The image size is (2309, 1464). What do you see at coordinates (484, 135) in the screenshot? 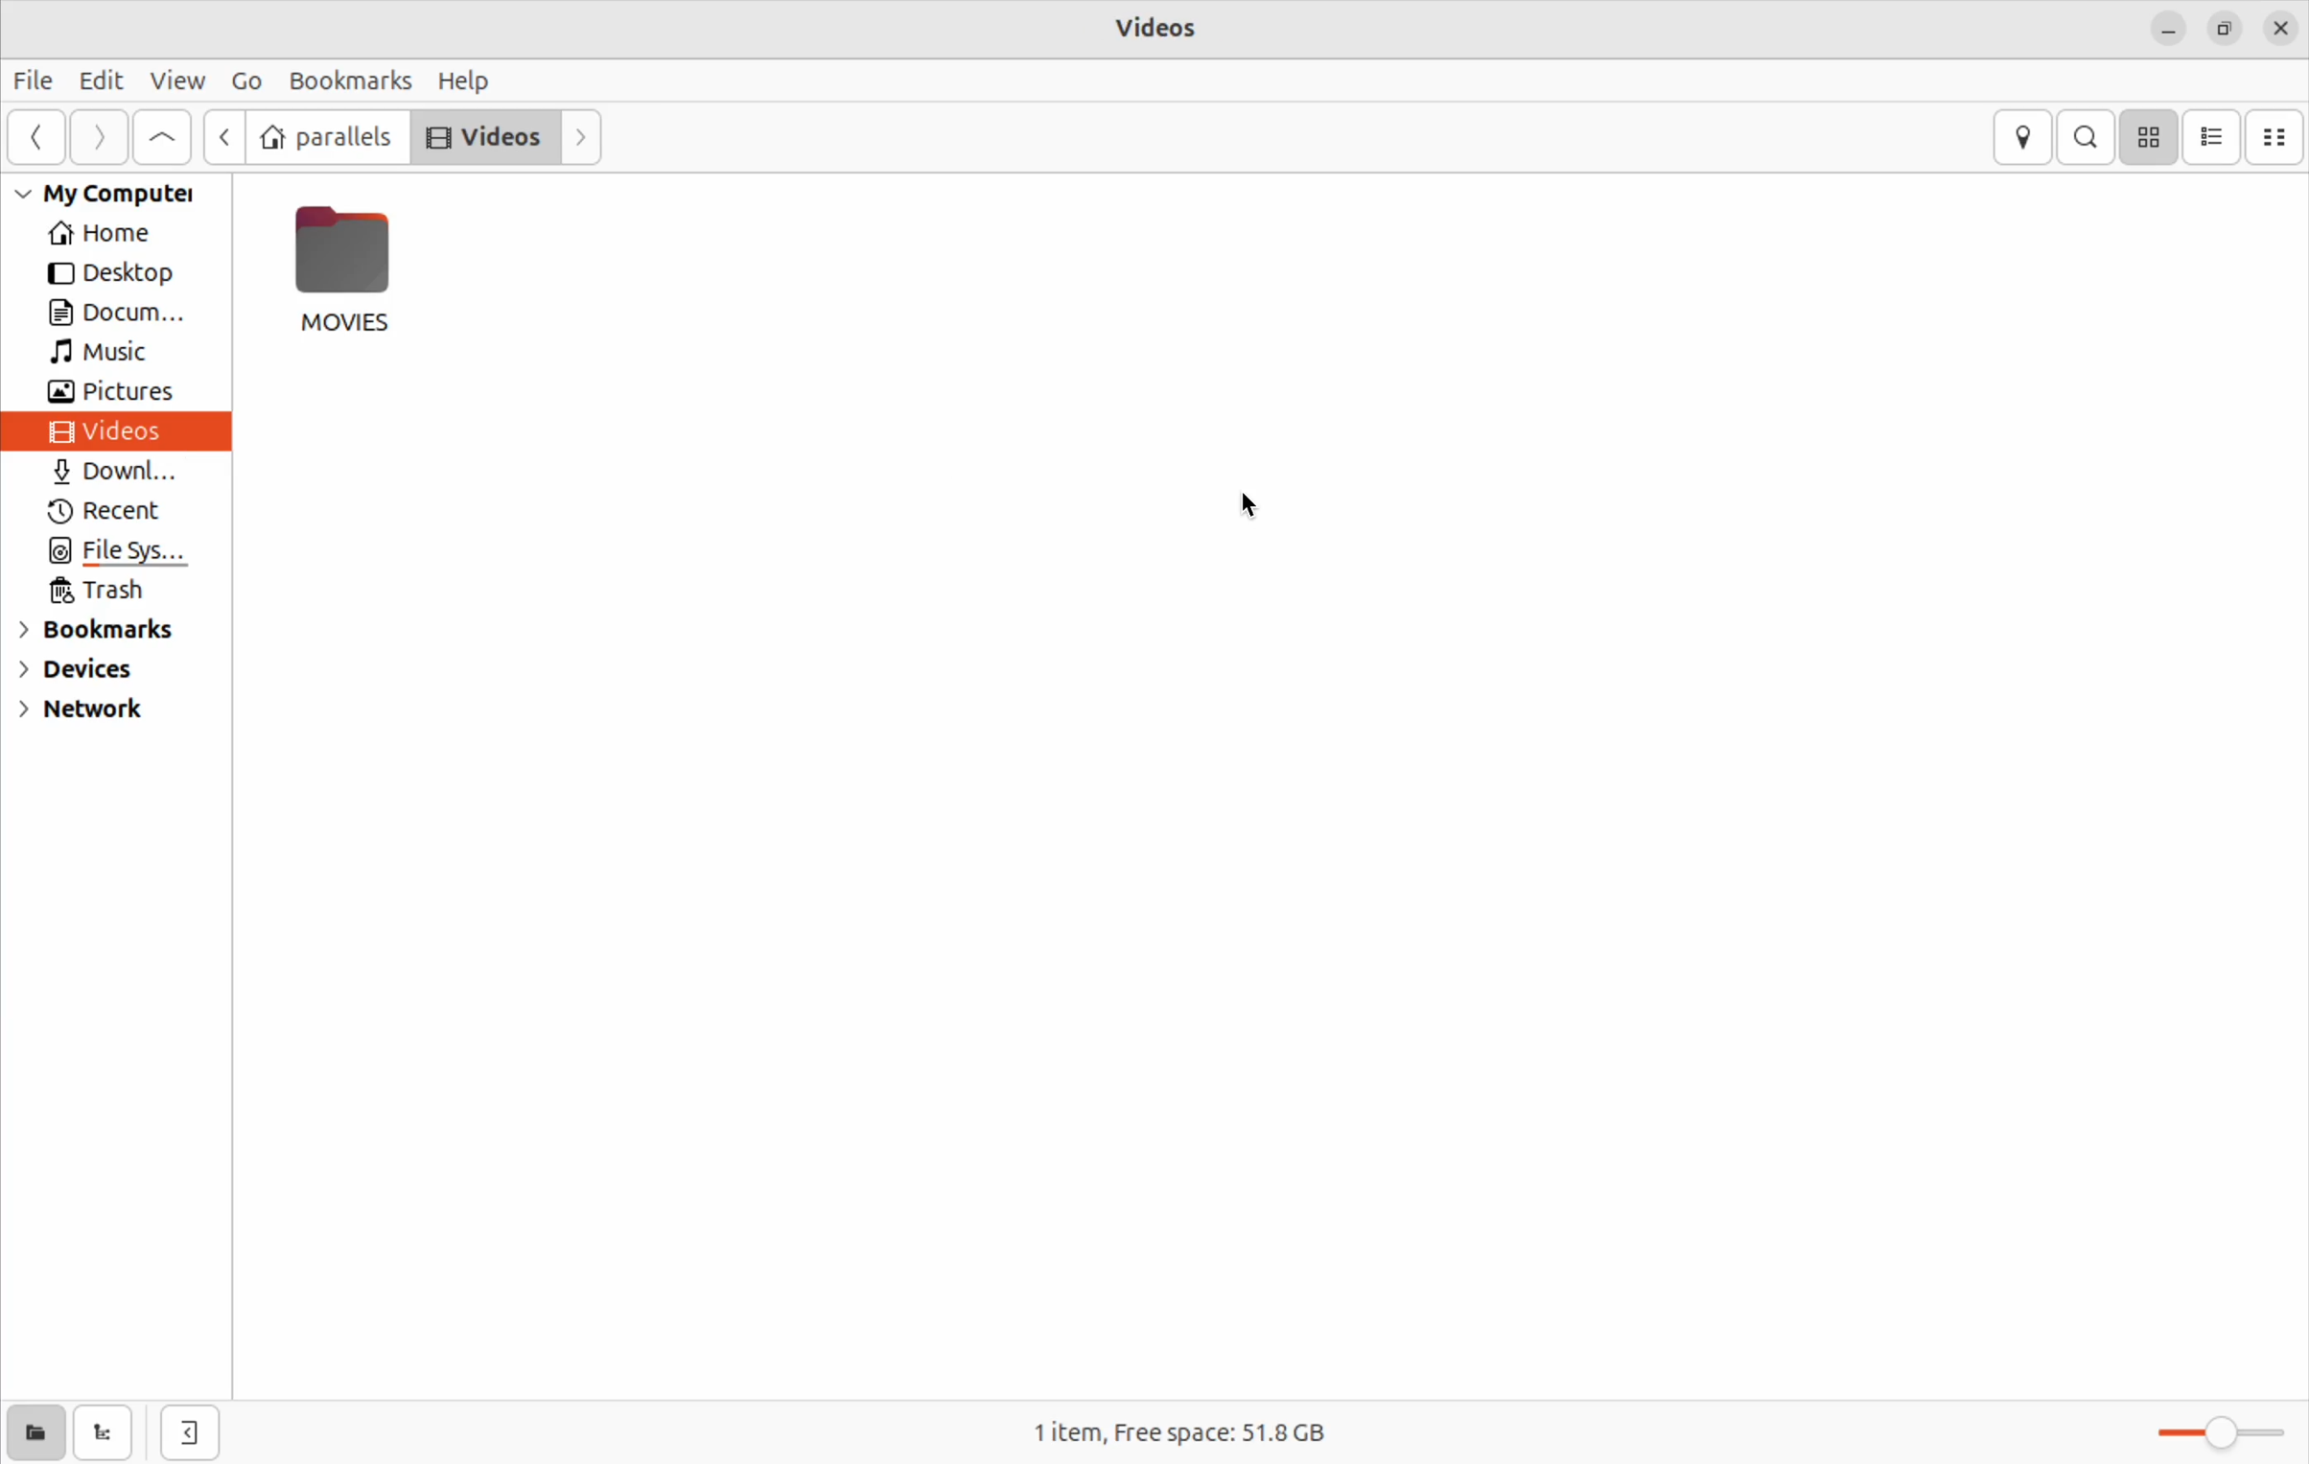
I see `Videos` at bounding box center [484, 135].